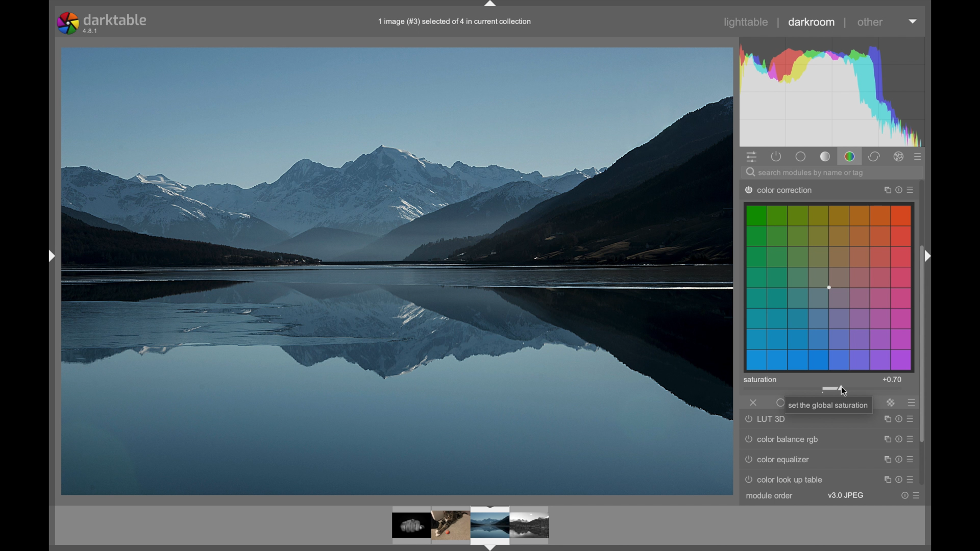 The image size is (980, 551). What do you see at coordinates (452, 524) in the screenshot?
I see `image` at bounding box center [452, 524].